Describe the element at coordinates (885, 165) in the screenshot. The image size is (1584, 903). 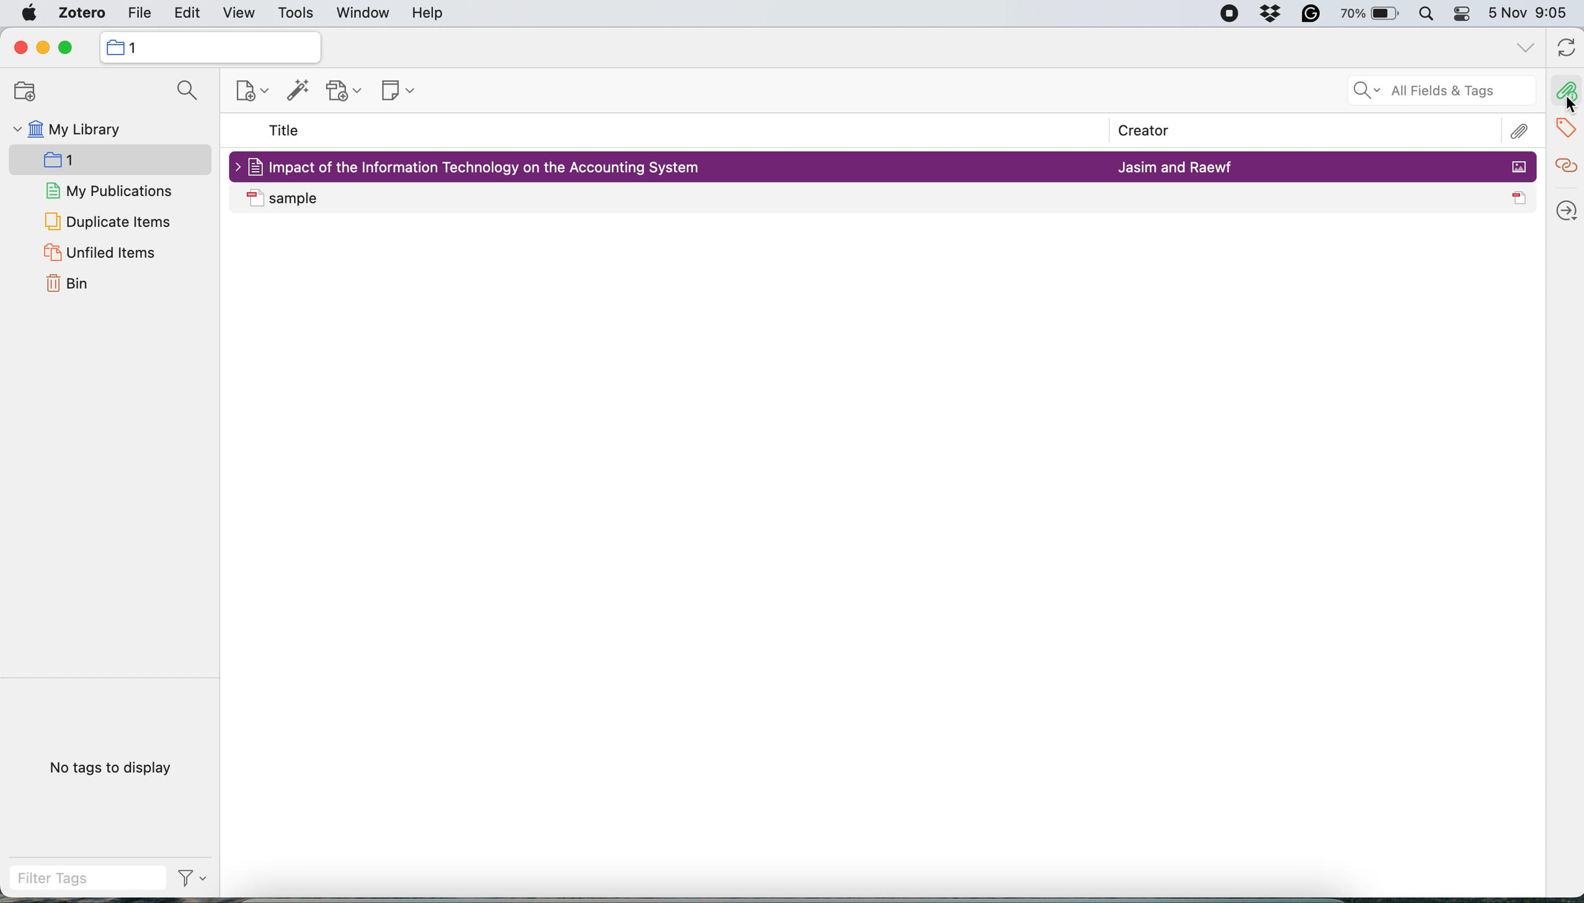
I see `Impact of the Information Technology on the Accounting System  Jasim and Raewf` at that location.